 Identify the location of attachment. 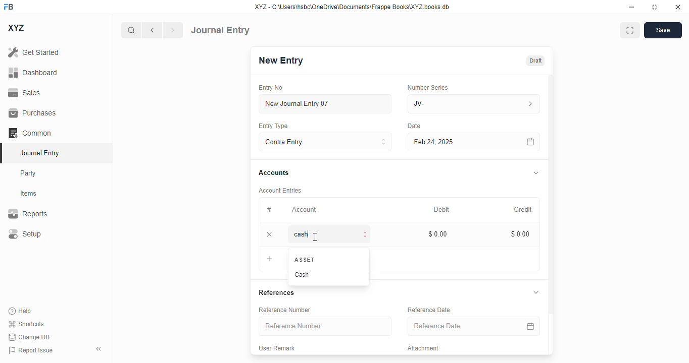
(424, 348).